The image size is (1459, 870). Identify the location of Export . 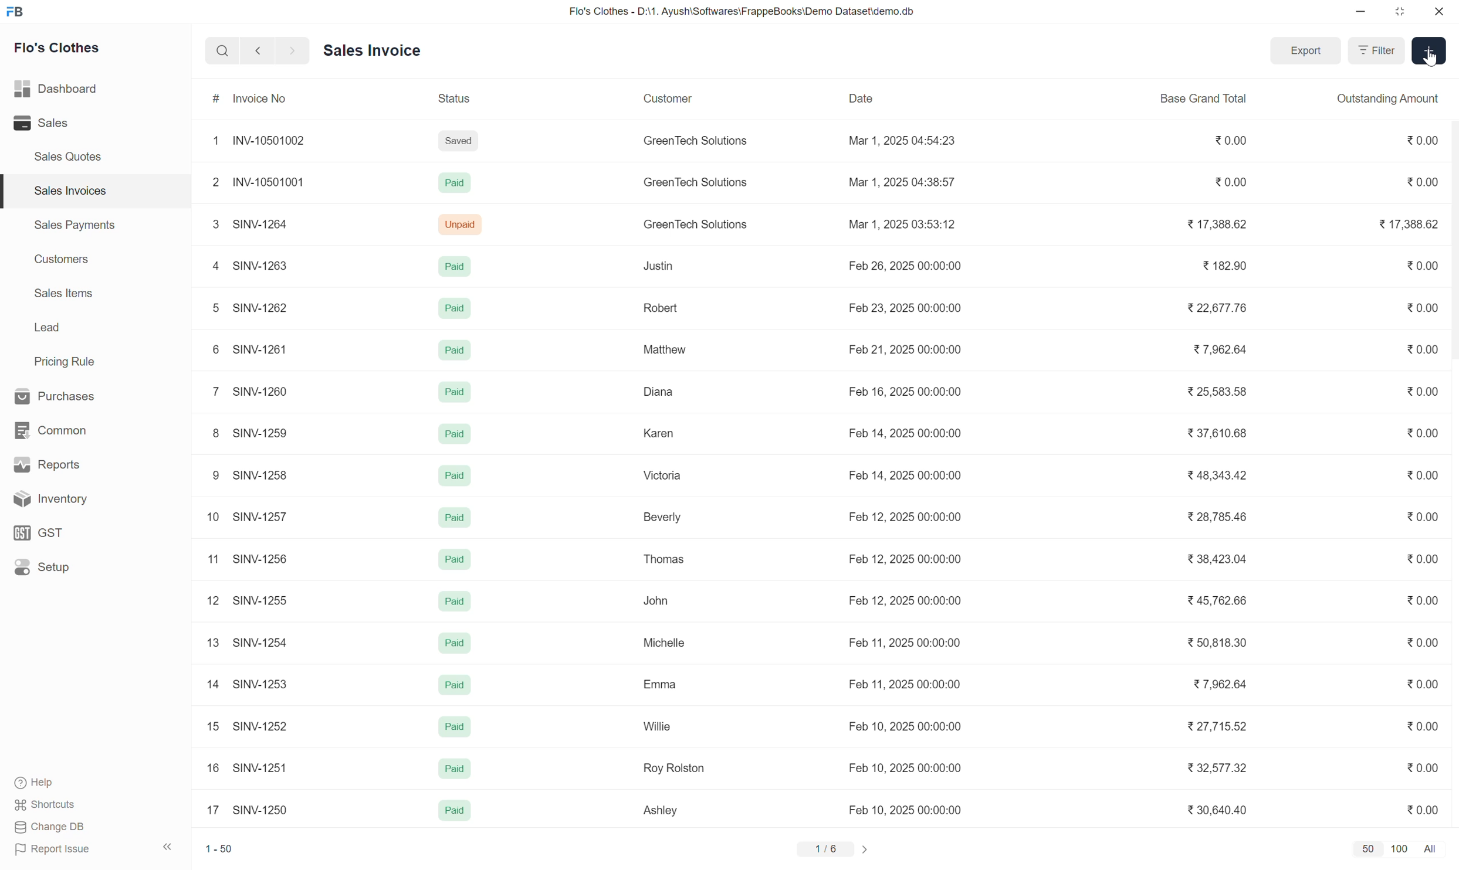
(1307, 50).